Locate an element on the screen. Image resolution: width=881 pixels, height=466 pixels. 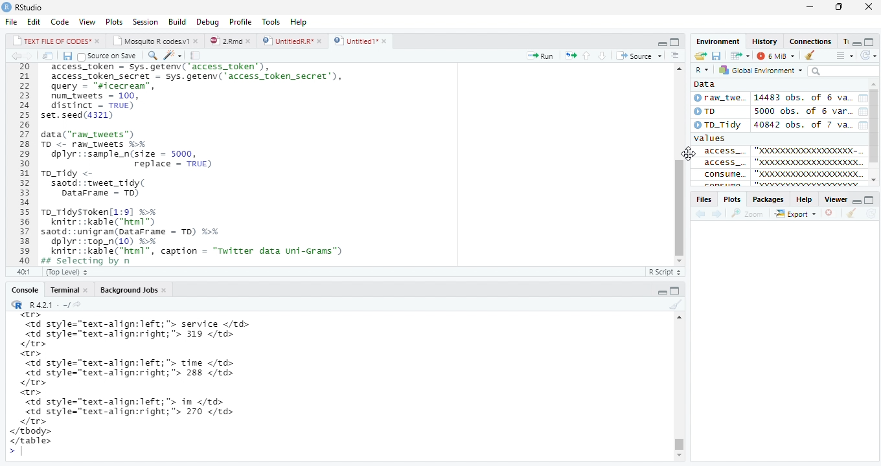
View is located at coordinates (87, 21).